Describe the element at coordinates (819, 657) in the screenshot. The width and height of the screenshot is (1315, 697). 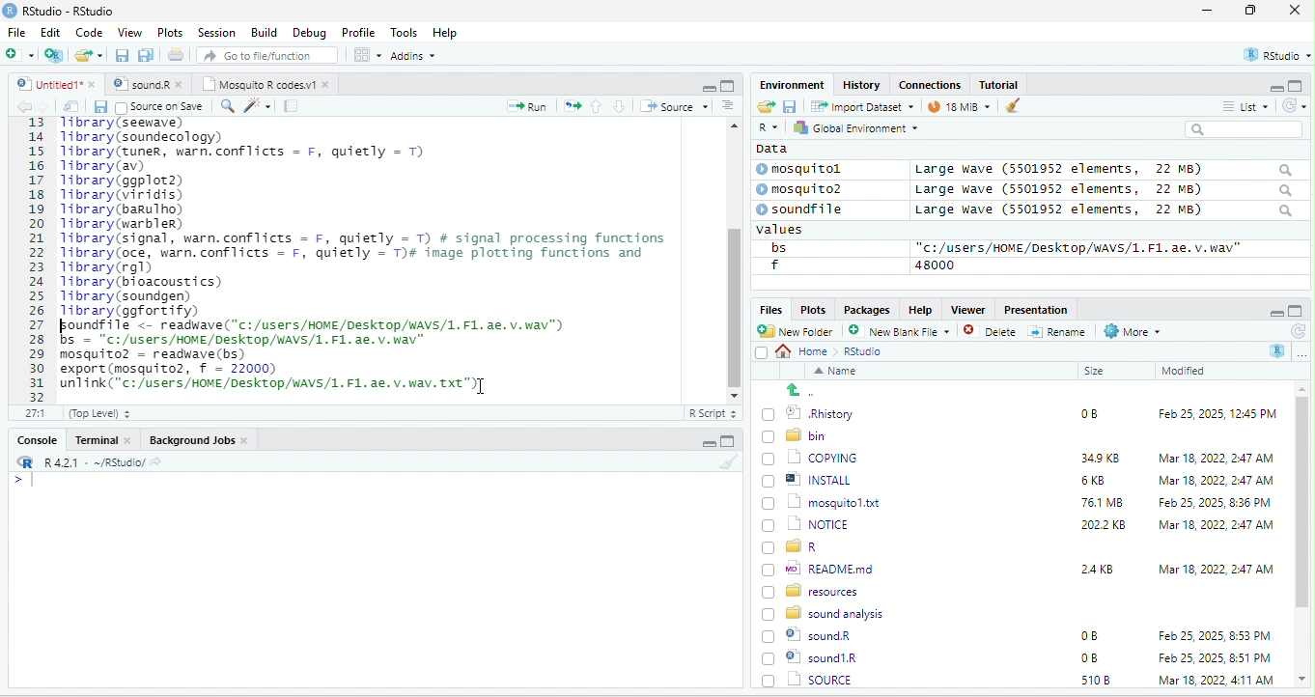
I see `| SOURCE` at that location.